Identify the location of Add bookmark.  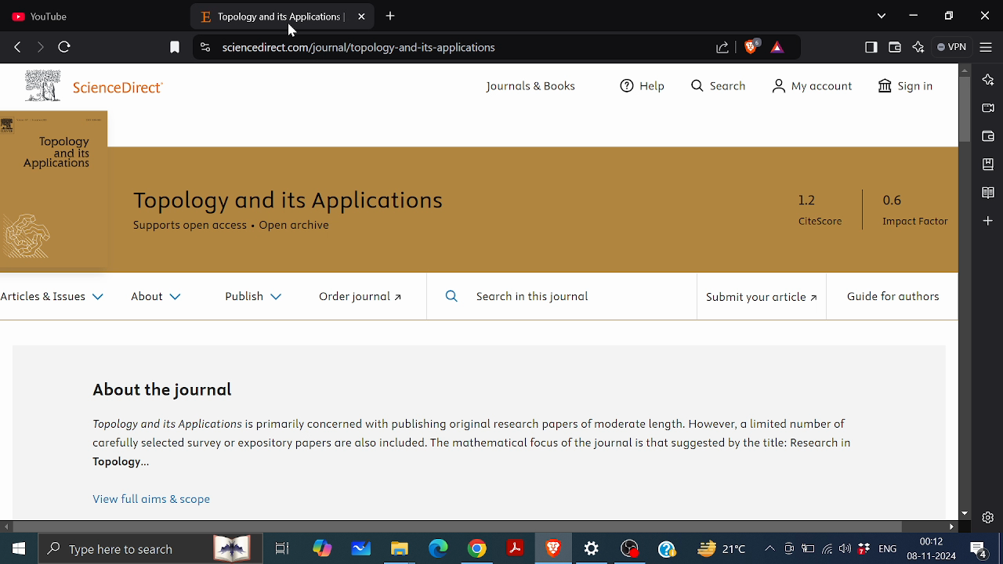
(176, 48).